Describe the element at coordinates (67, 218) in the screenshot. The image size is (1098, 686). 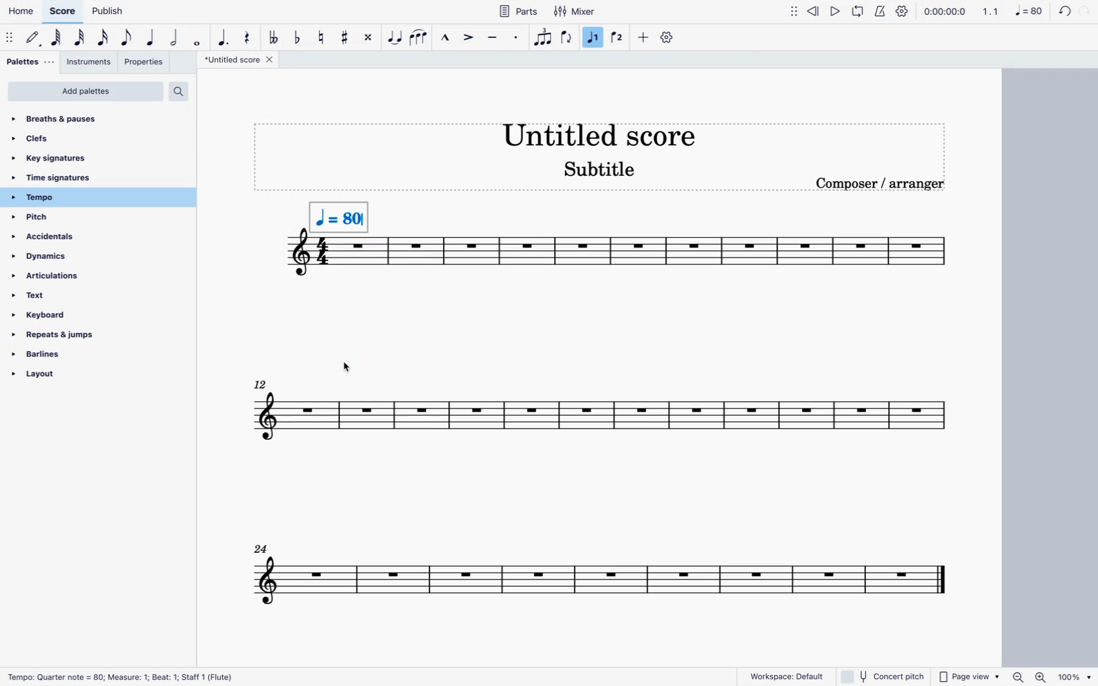
I see `pitch` at that location.